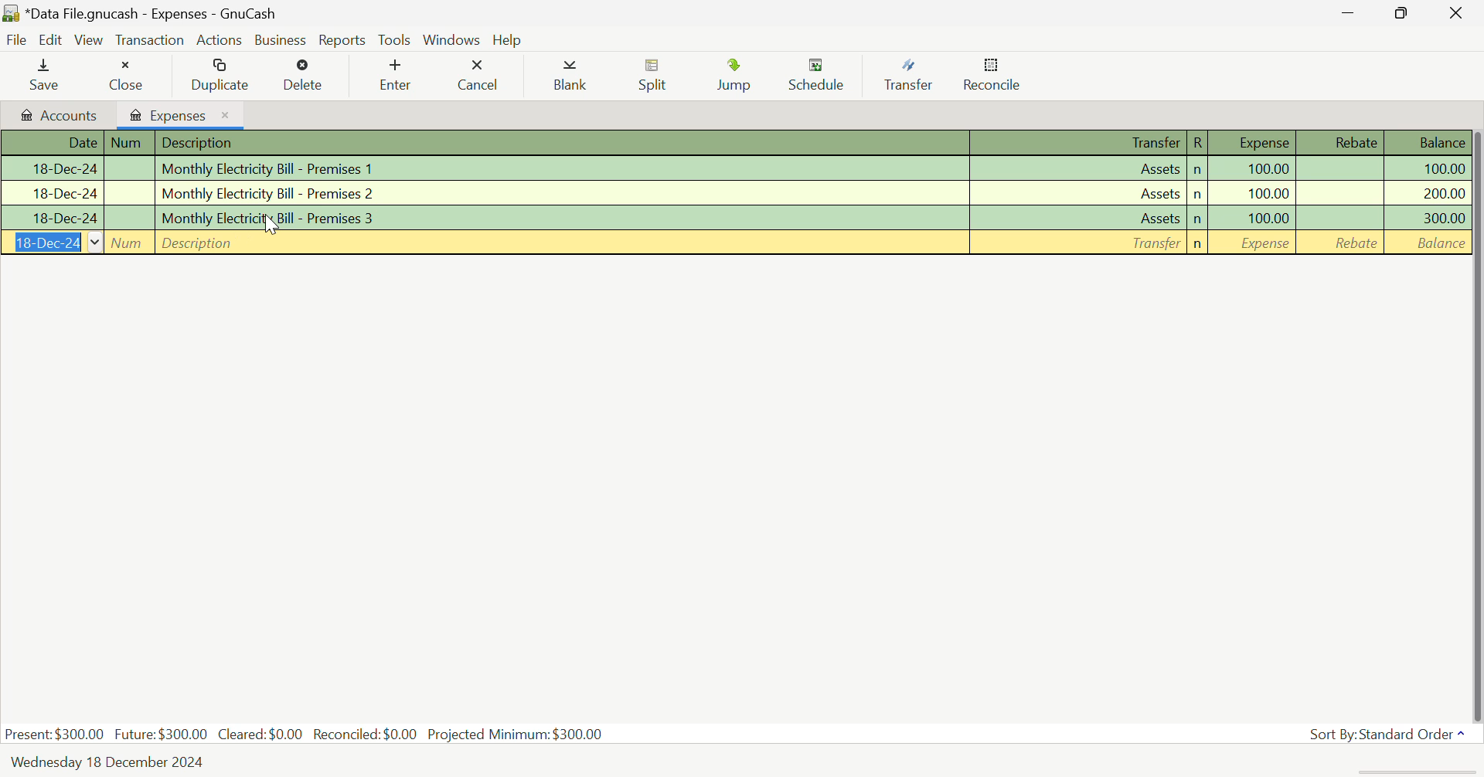  I want to click on Wednesday 18 December 2024, so click(112, 762).